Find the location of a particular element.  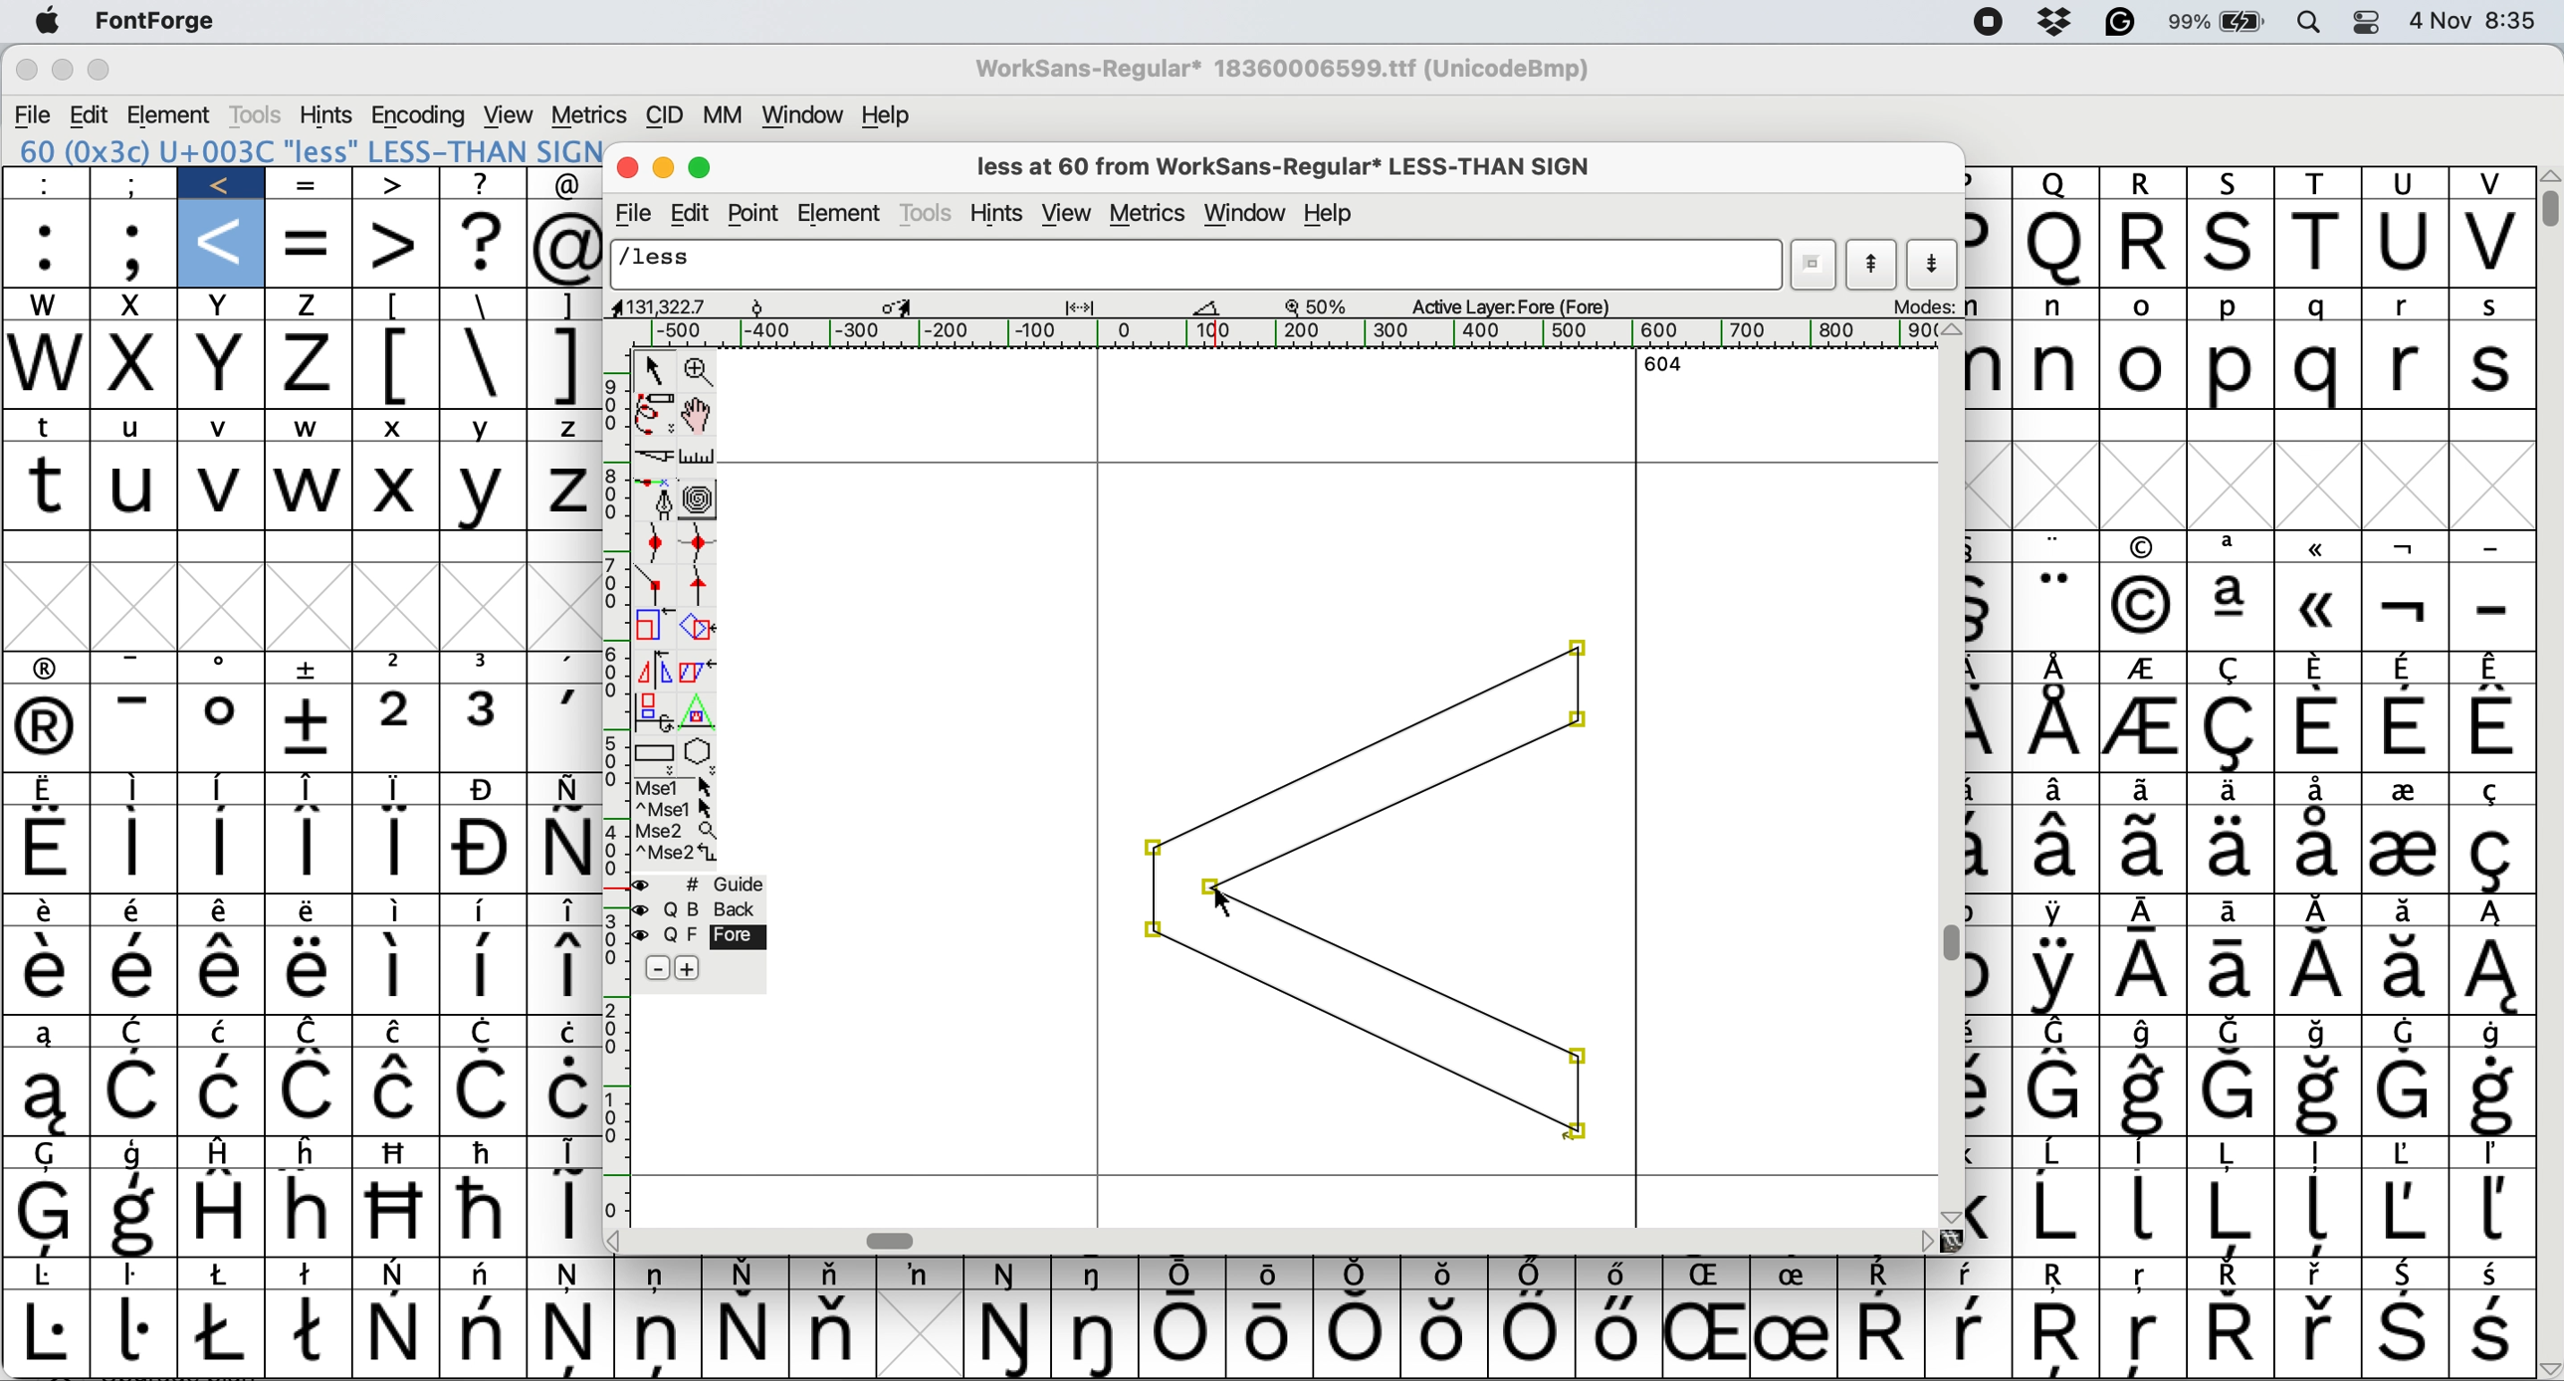

v is located at coordinates (223, 486).